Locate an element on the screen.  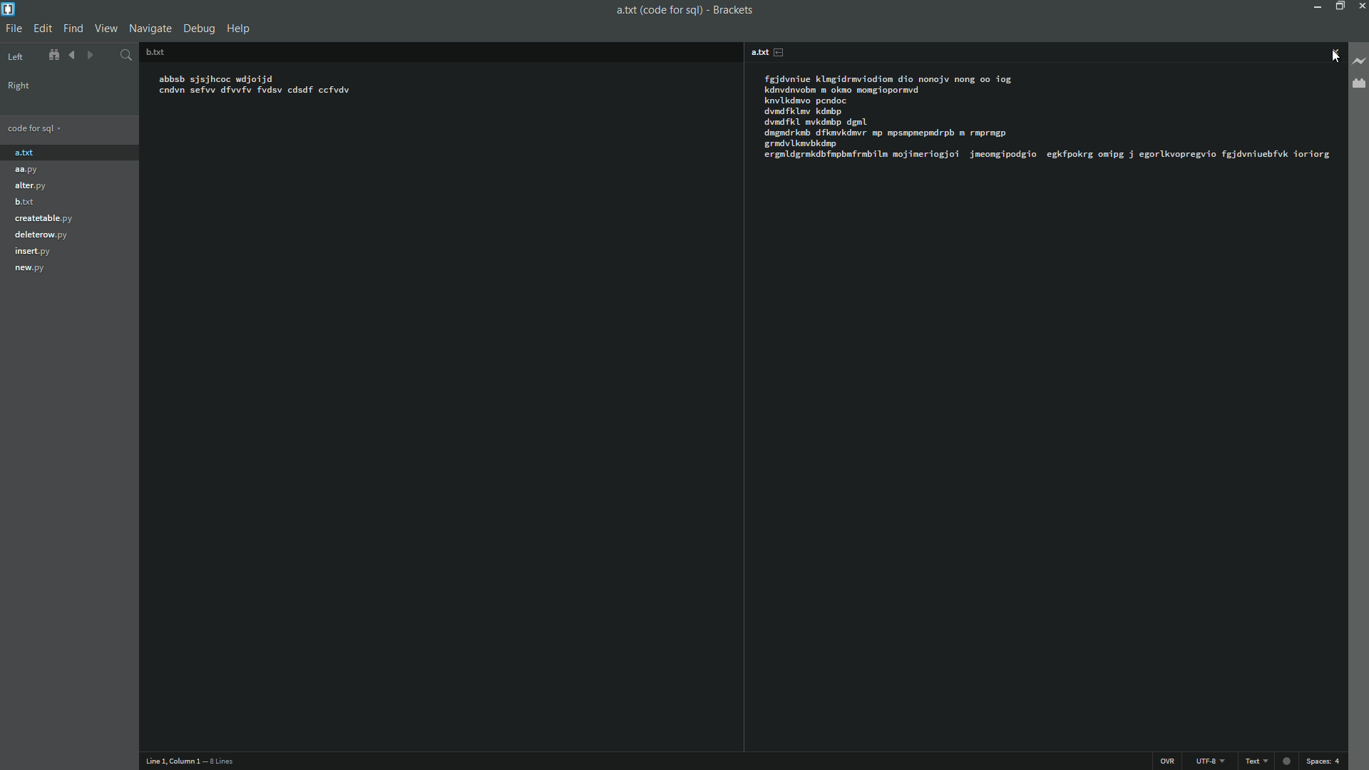
aa.py is located at coordinates (34, 170).